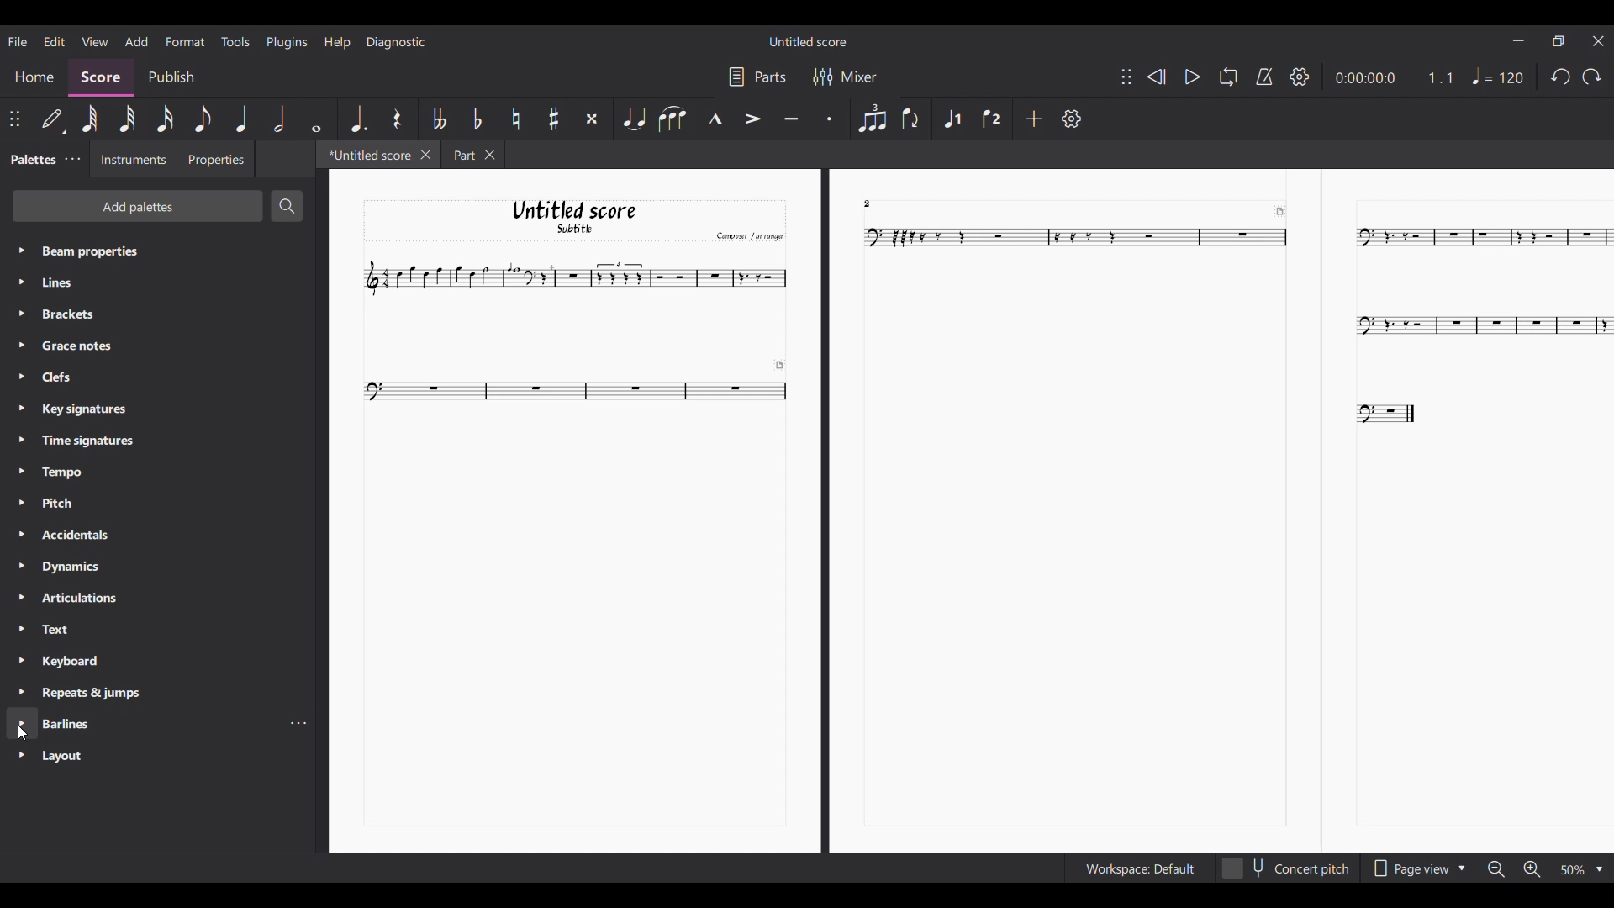 This screenshot has height=908, width=1614. I want to click on Mixer settings, so click(846, 77).